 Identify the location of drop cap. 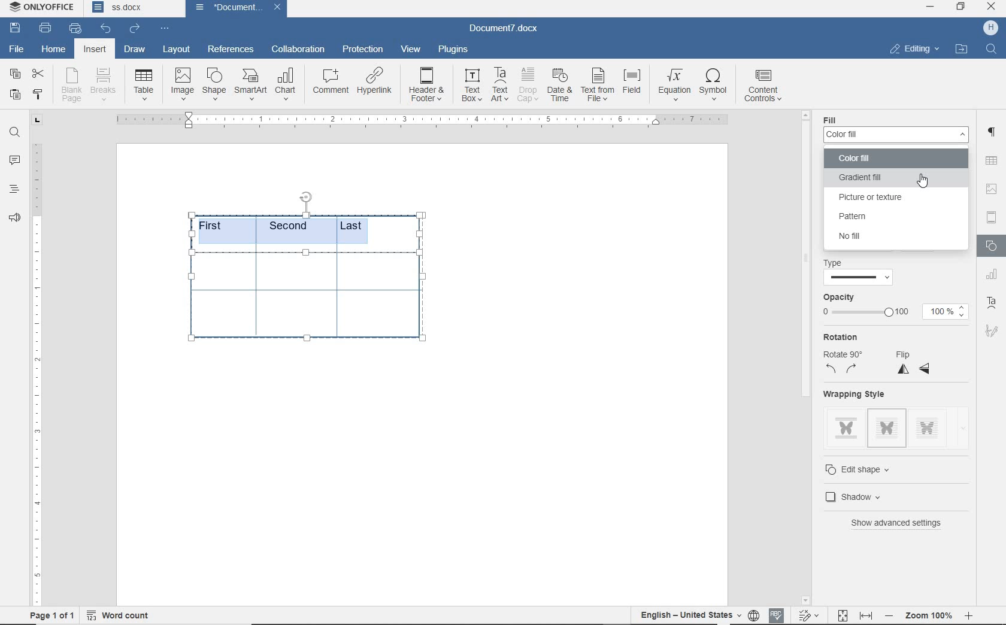
(528, 85).